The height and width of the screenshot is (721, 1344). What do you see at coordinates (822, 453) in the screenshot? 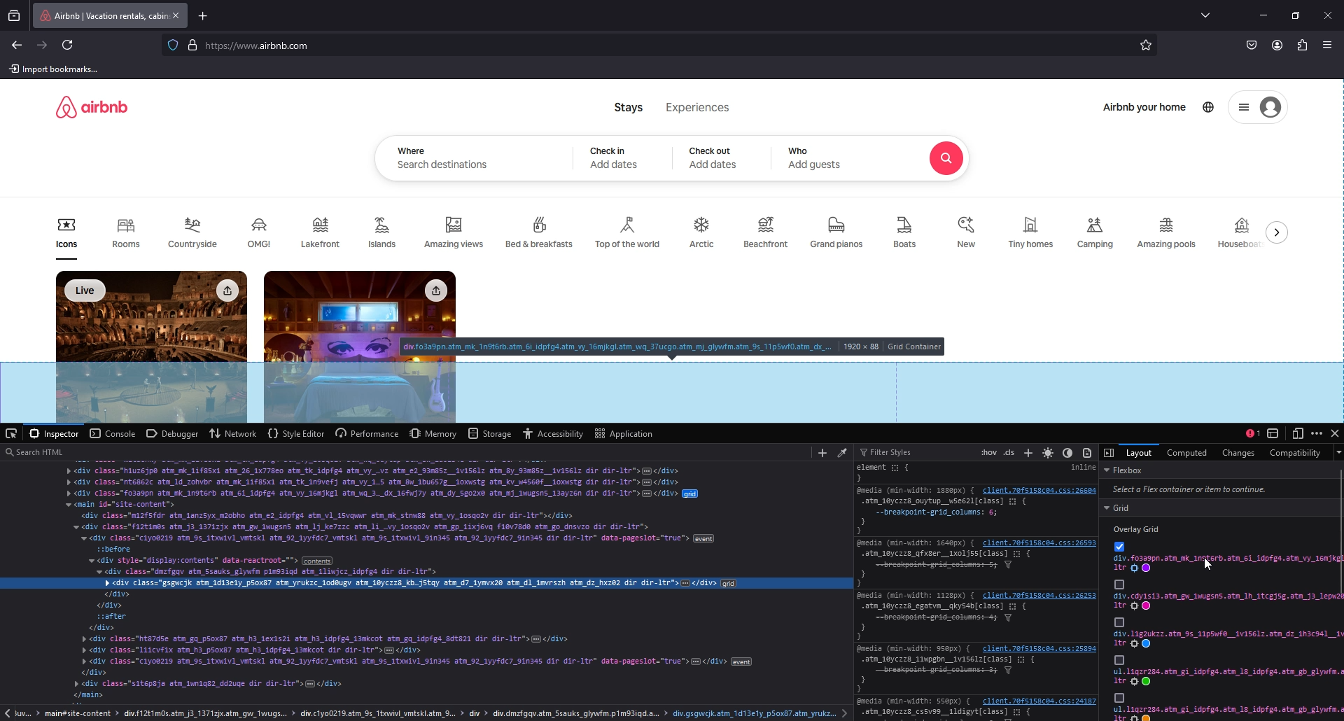
I see `create new node` at bounding box center [822, 453].